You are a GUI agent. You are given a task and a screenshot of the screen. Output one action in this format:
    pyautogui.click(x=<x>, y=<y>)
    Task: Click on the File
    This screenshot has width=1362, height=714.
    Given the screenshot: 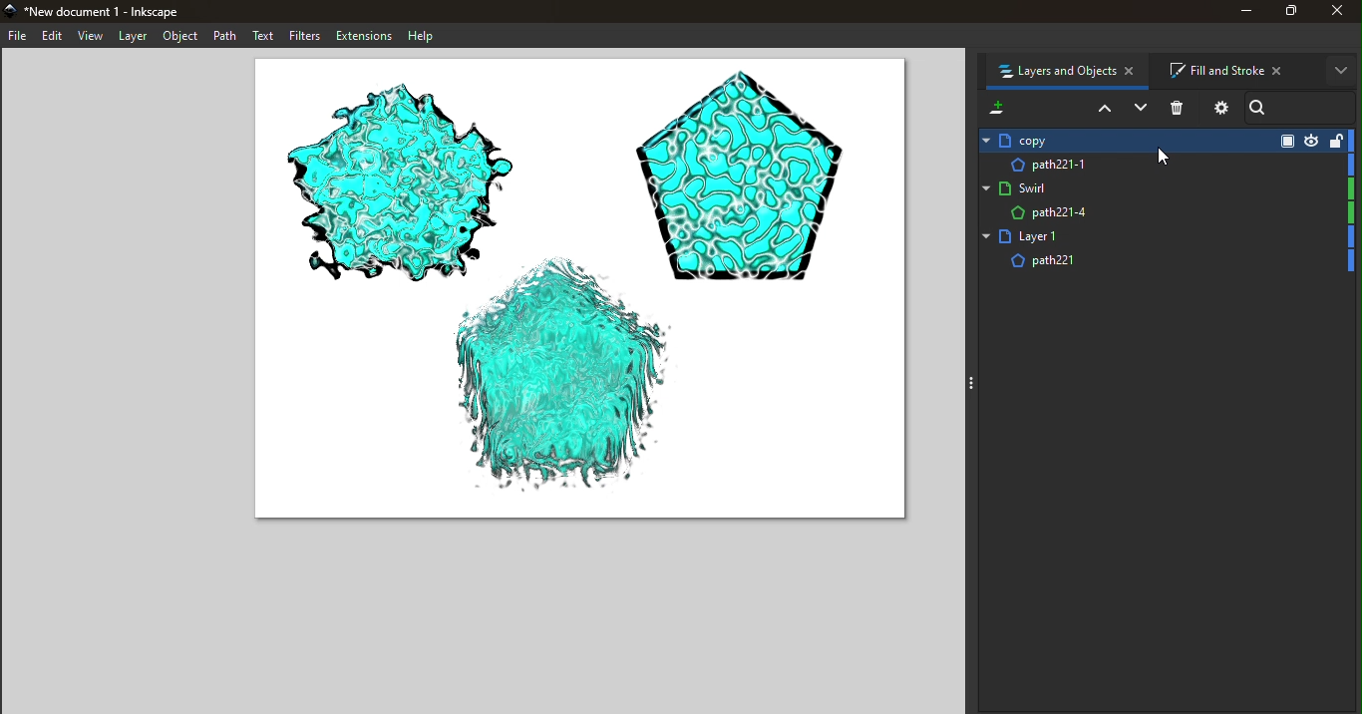 What is the action you would take?
    pyautogui.click(x=20, y=35)
    